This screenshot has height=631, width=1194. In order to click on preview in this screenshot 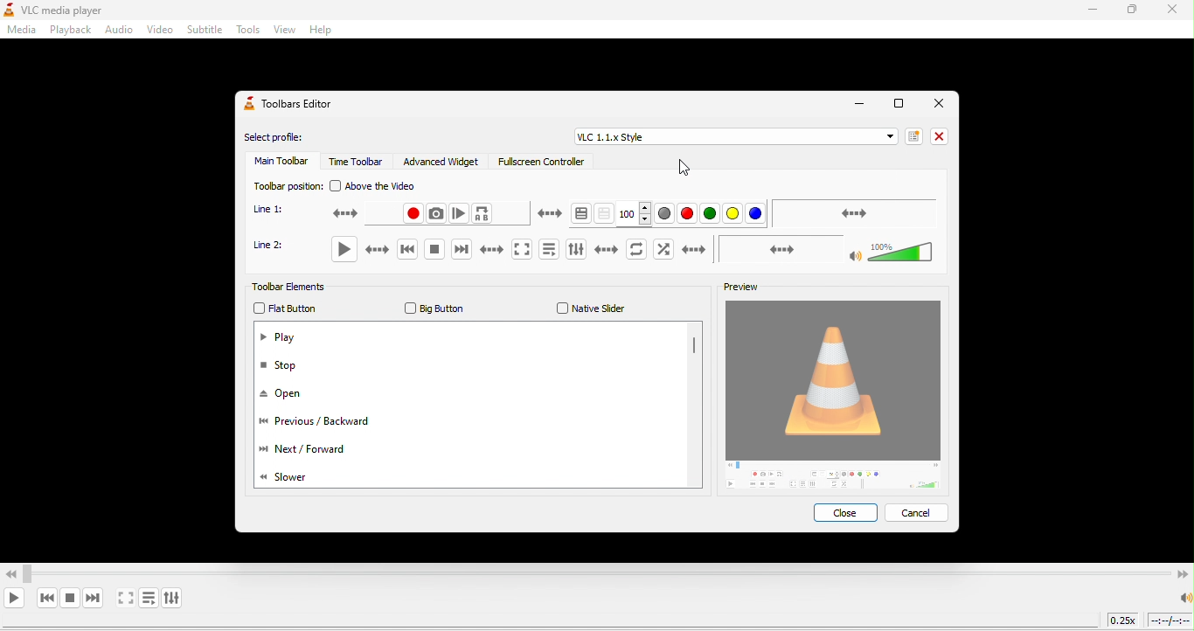, I will do `click(735, 288)`.